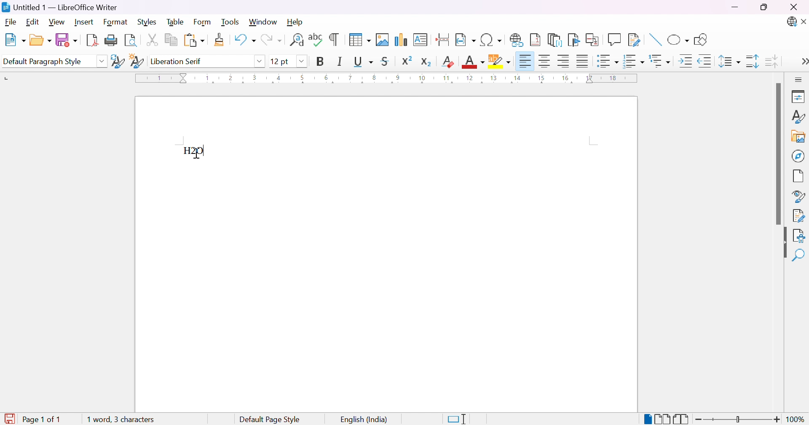 The image size is (809, 425). Describe the element at coordinates (681, 419) in the screenshot. I see `Book view` at that location.